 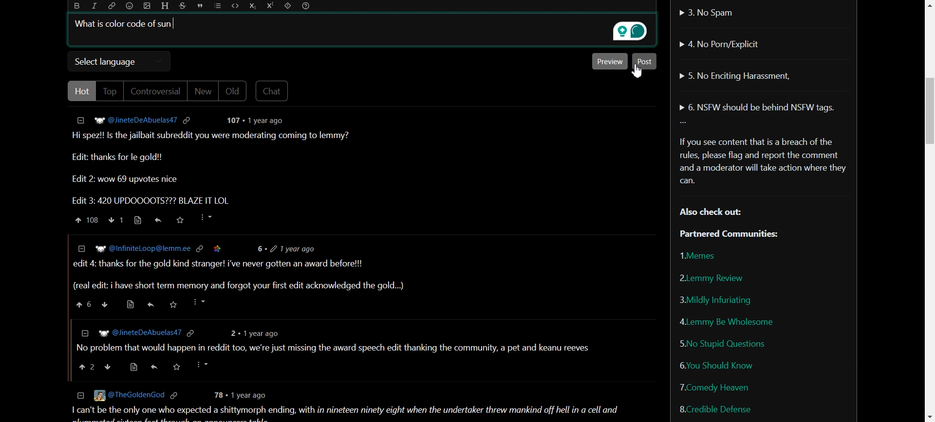 I want to click on 6+ 2 1vear ago, so click(x=294, y=248).